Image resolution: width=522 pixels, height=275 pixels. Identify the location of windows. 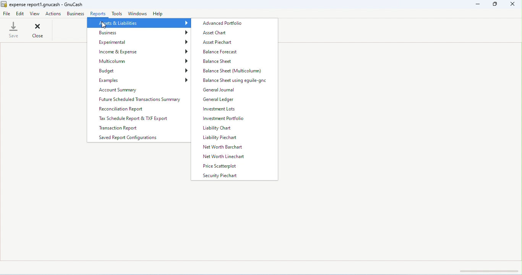
(138, 13).